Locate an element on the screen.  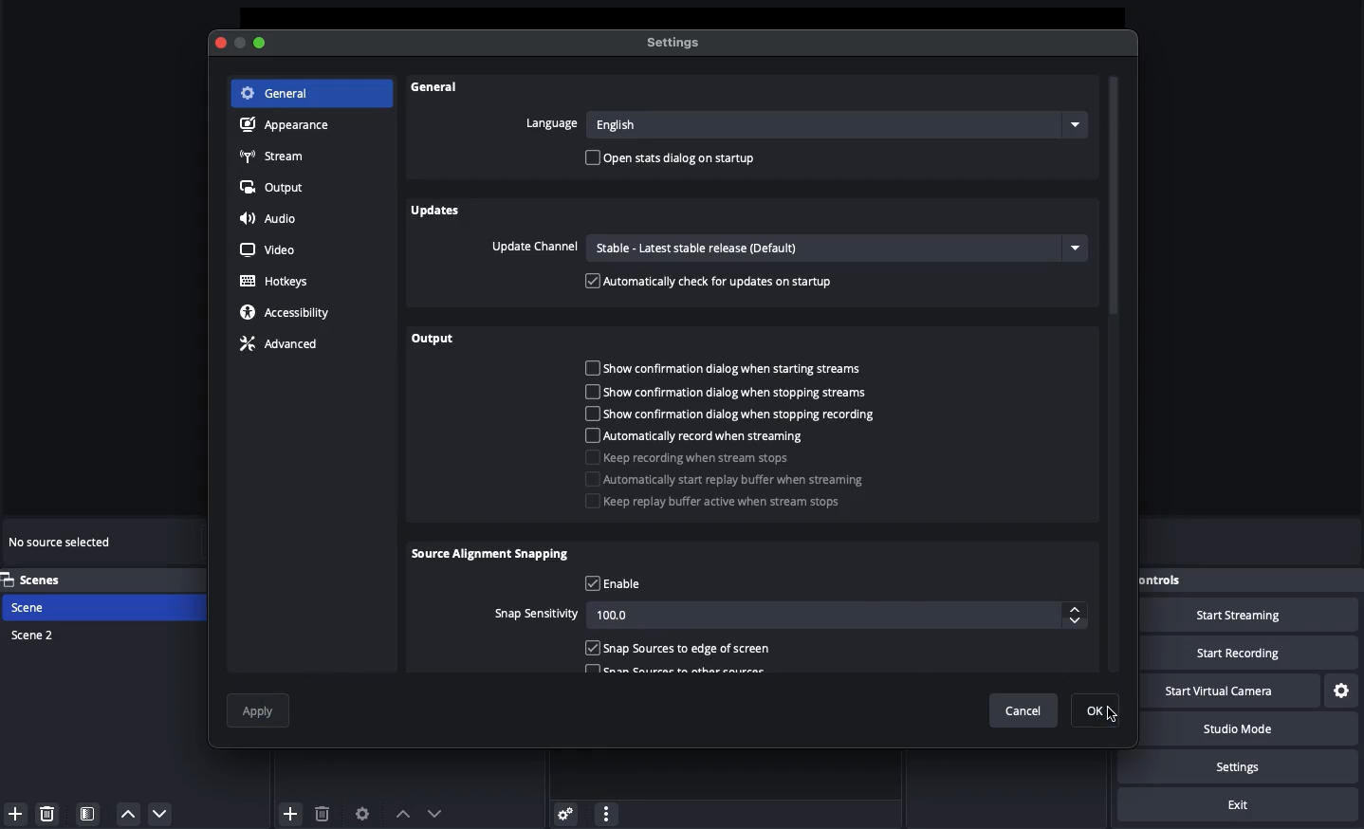
Bugger is located at coordinates (736, 491).